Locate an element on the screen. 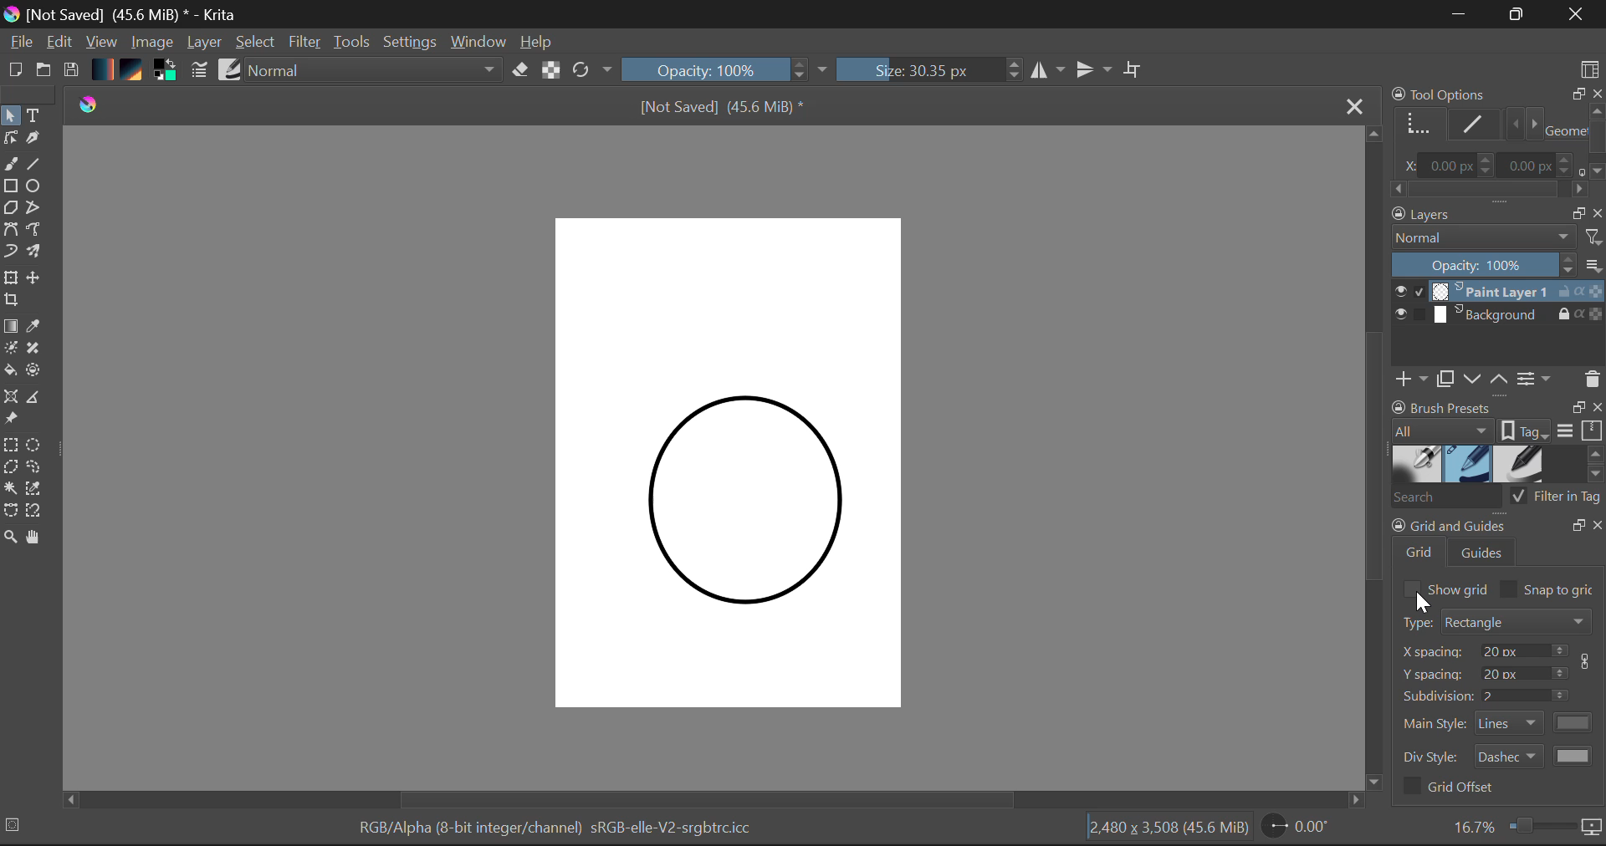 The height and width of the screenshot is (846, 1606). Freehand is located at coordinates (10, 165).